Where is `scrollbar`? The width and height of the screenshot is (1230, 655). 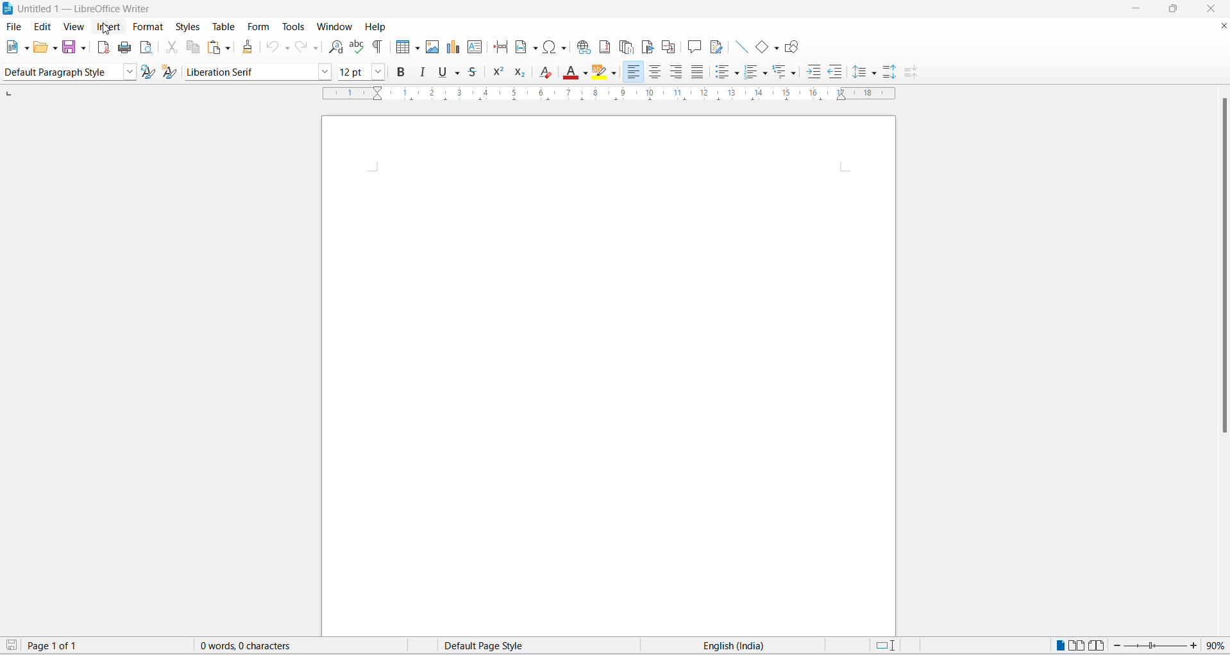
scrollbar is located at coordinates (1221, 269).